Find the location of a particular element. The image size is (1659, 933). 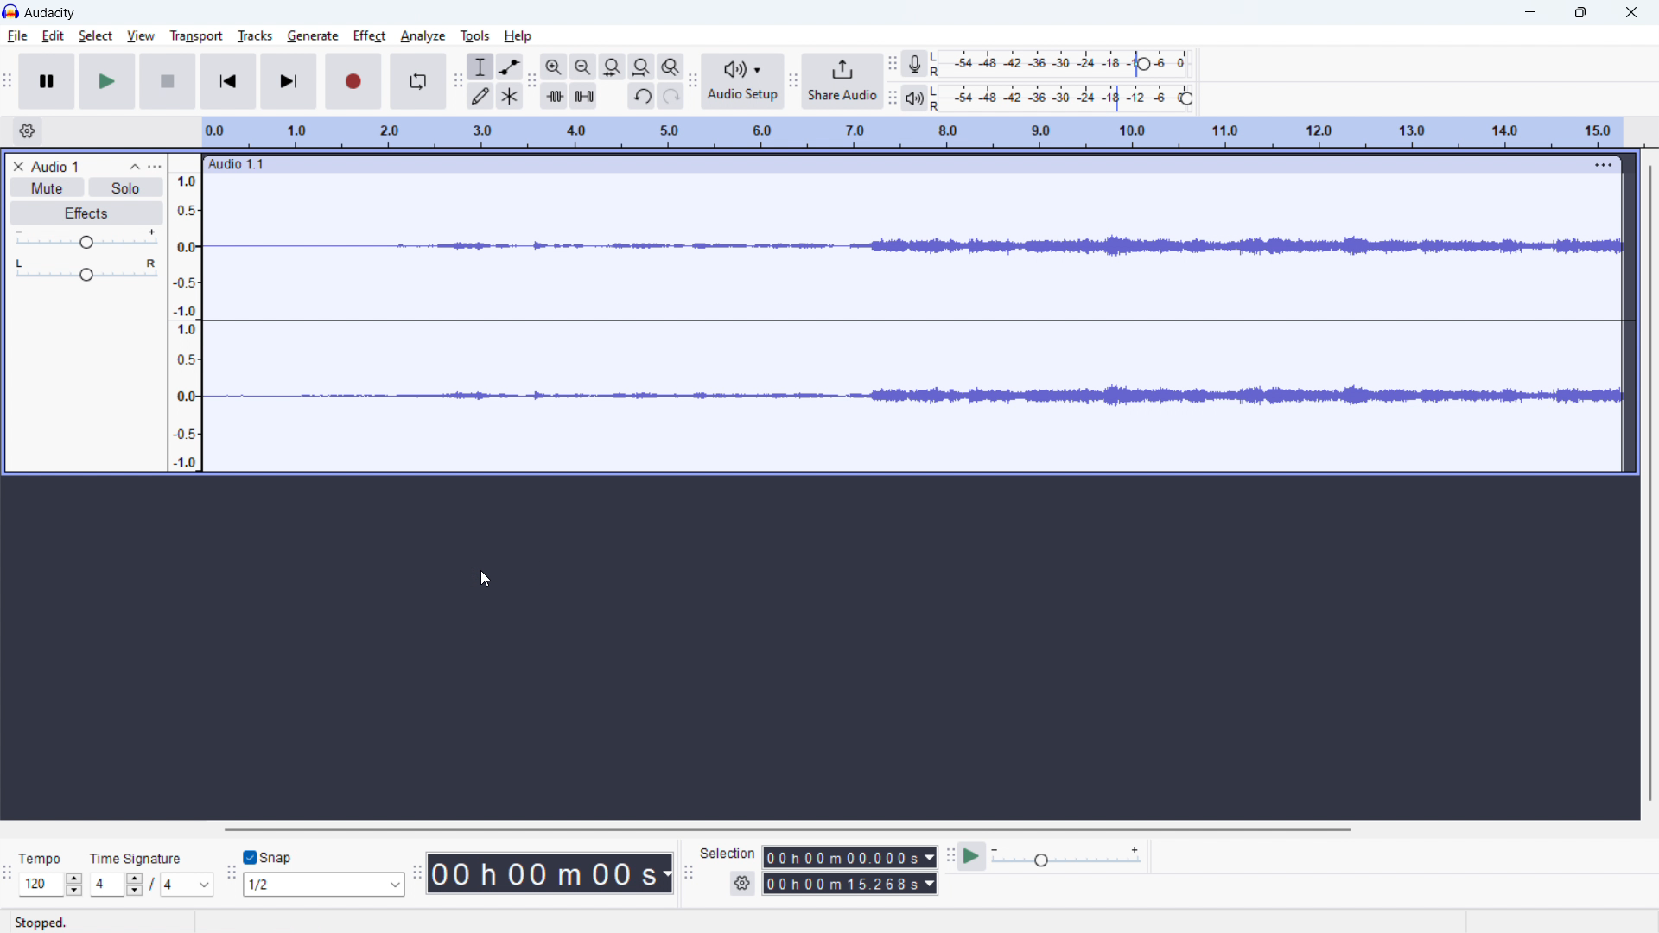

horizontal scrollbar is located at coordinates (791, 829).